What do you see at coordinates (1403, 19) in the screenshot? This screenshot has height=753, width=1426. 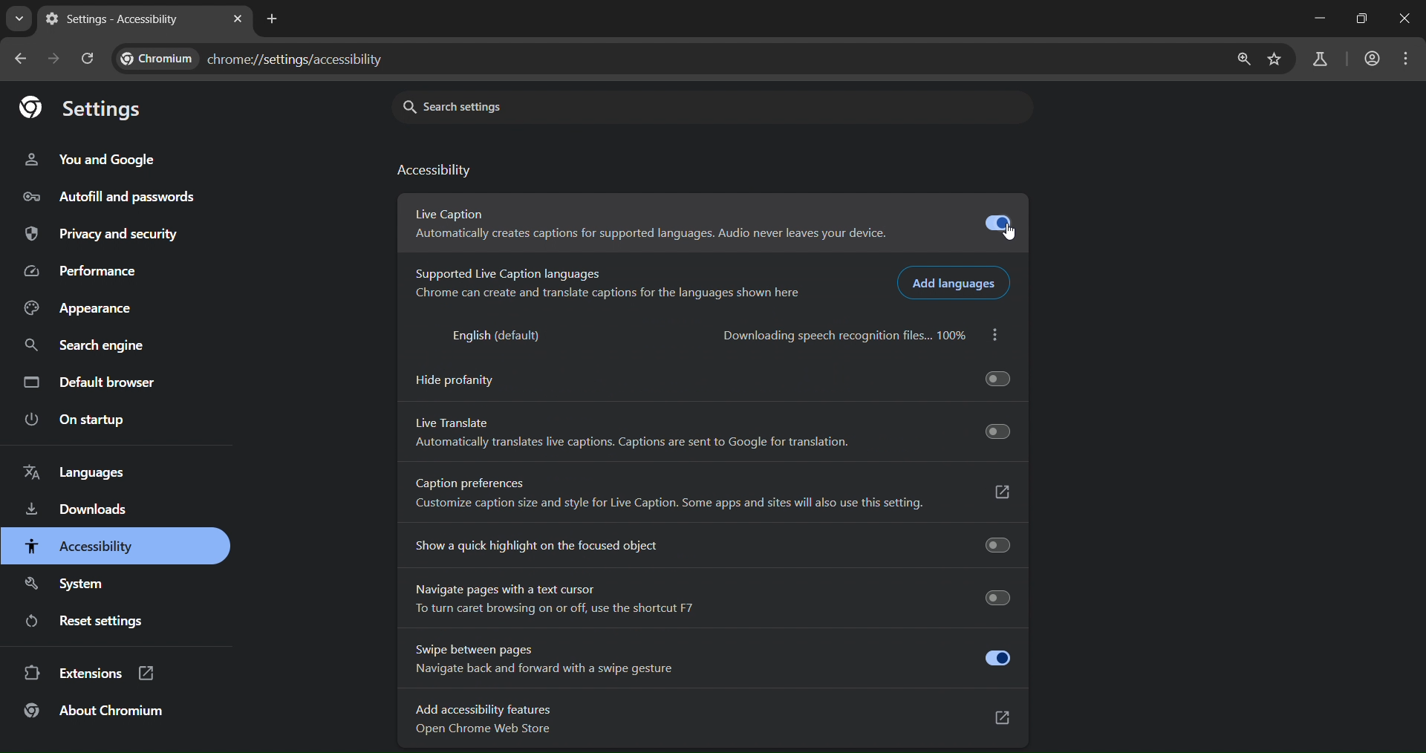 I see `close` at bounding box center [1403, 19].